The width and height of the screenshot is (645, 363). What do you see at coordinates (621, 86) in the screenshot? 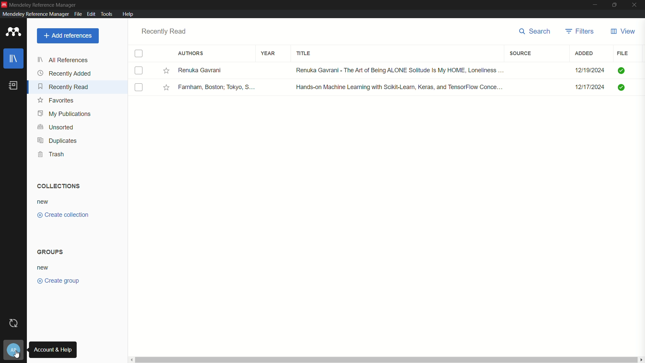
I see `Checked` at bounding box center [621, 86].